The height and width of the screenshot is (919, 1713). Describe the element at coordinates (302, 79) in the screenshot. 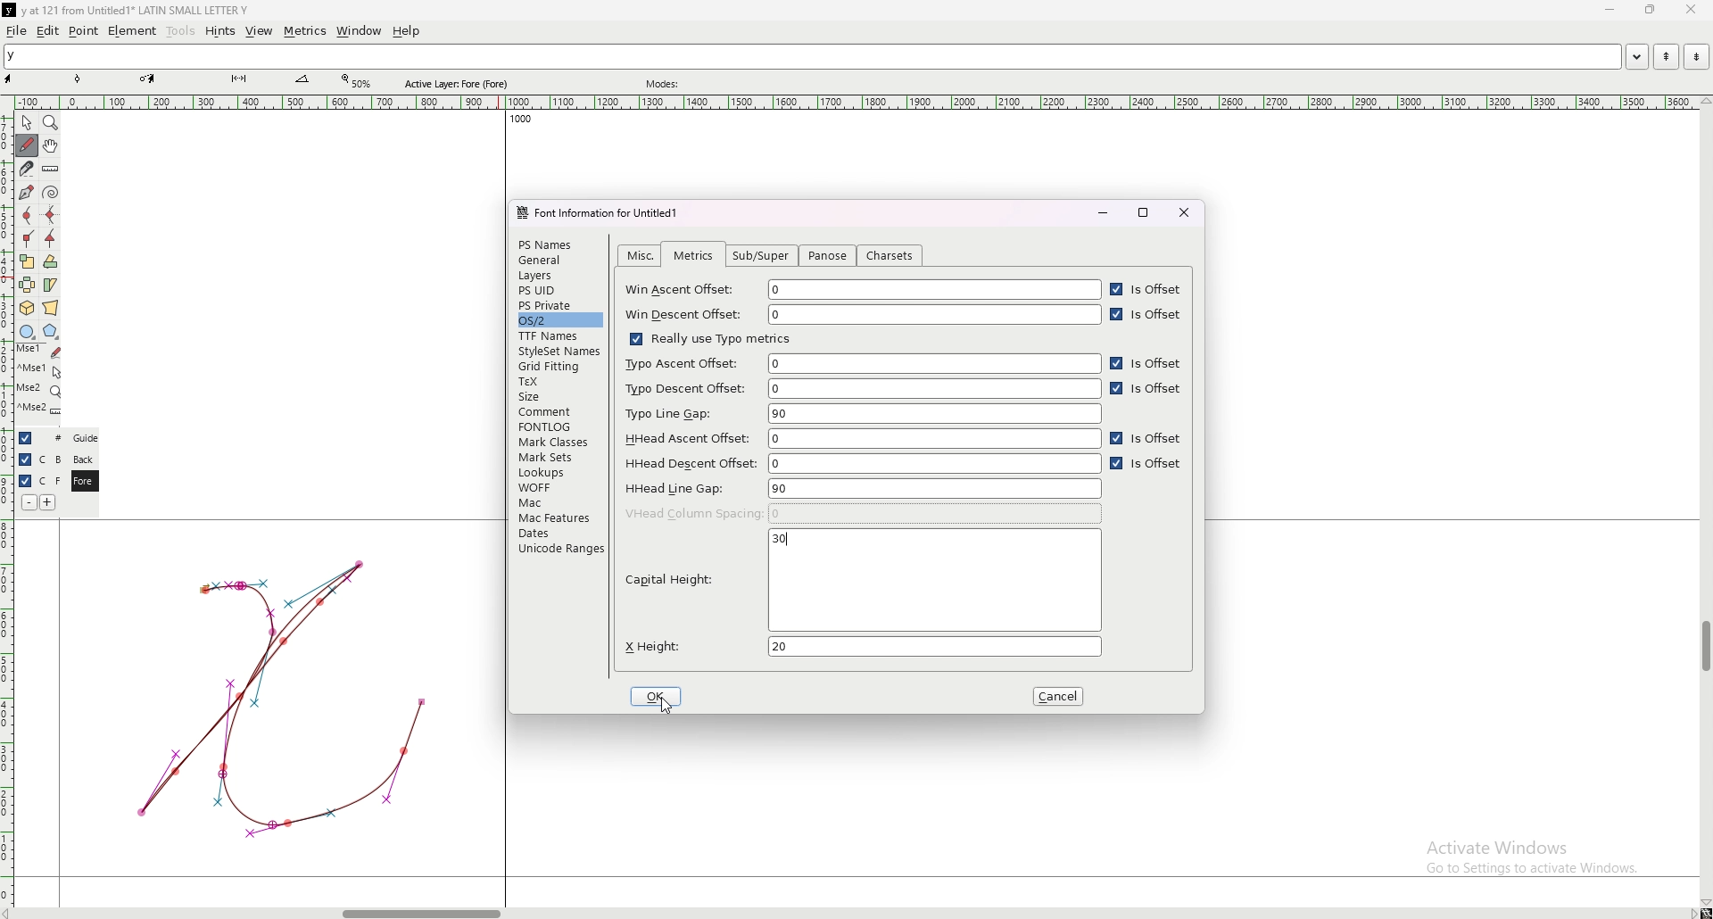

I see `measurement tool` at that location.